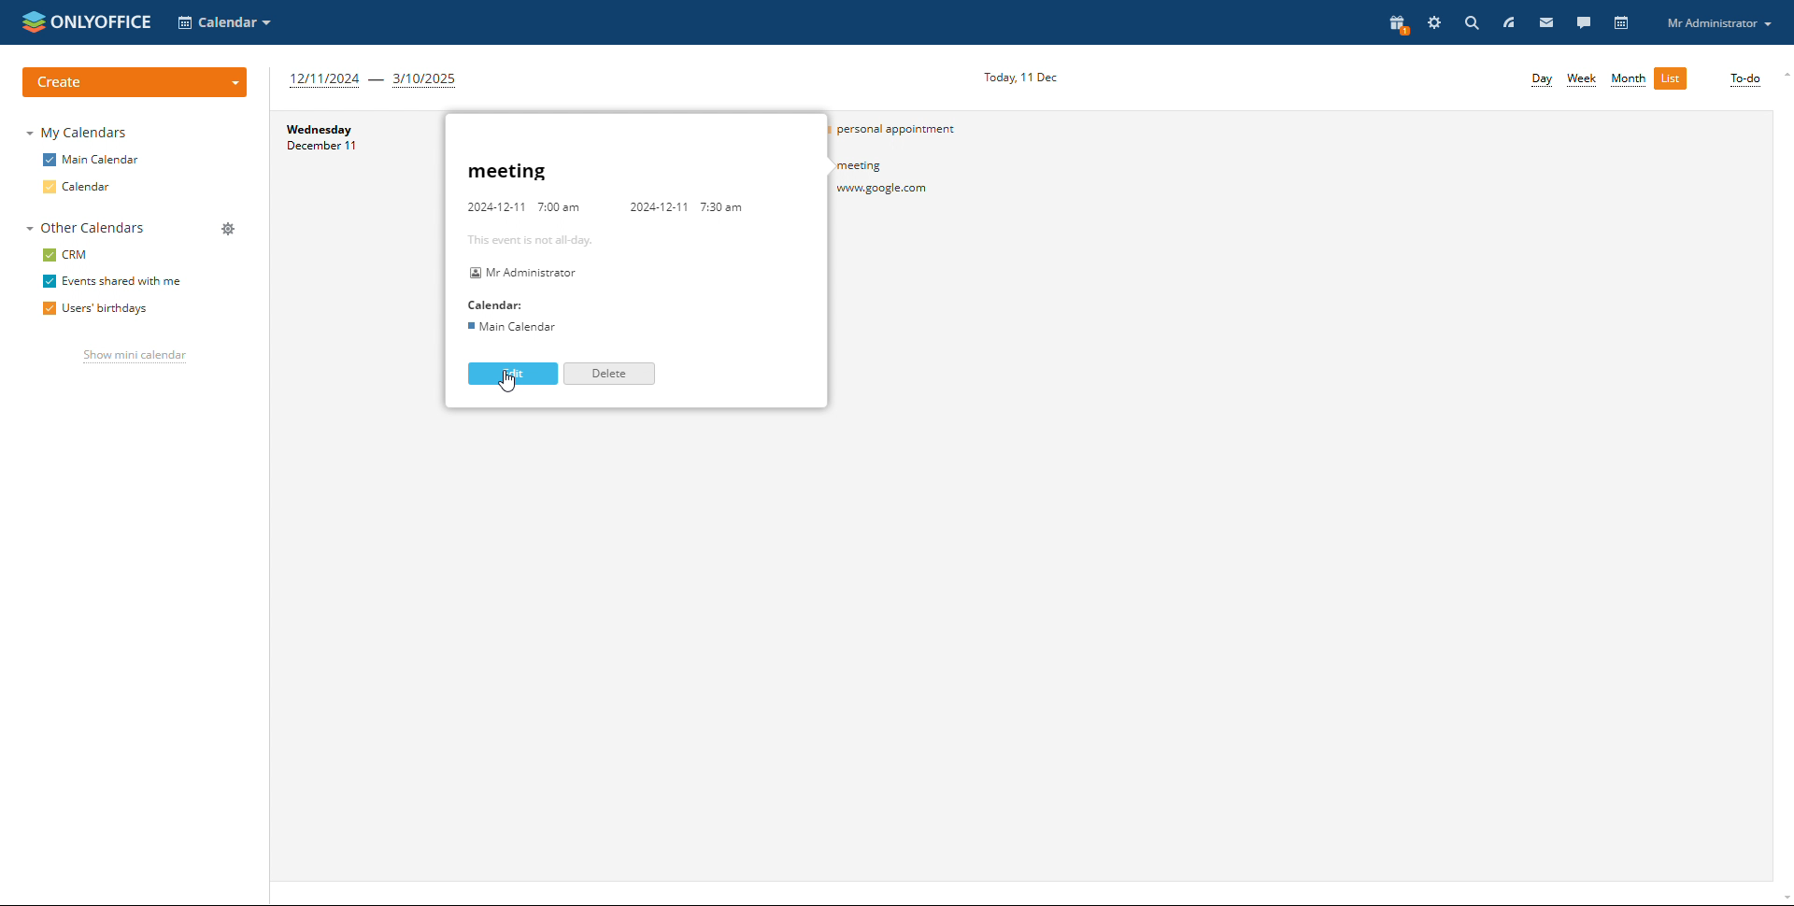 Image resolution: width=1794 pixels, height=906 pixels. Describe the element at coordinates (136, 357) in the screenshot. I see `show mini calendar` at that location.